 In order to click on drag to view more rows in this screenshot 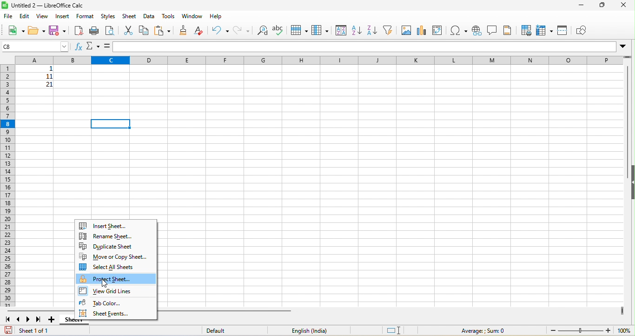, I will do `click(628, 58)`.